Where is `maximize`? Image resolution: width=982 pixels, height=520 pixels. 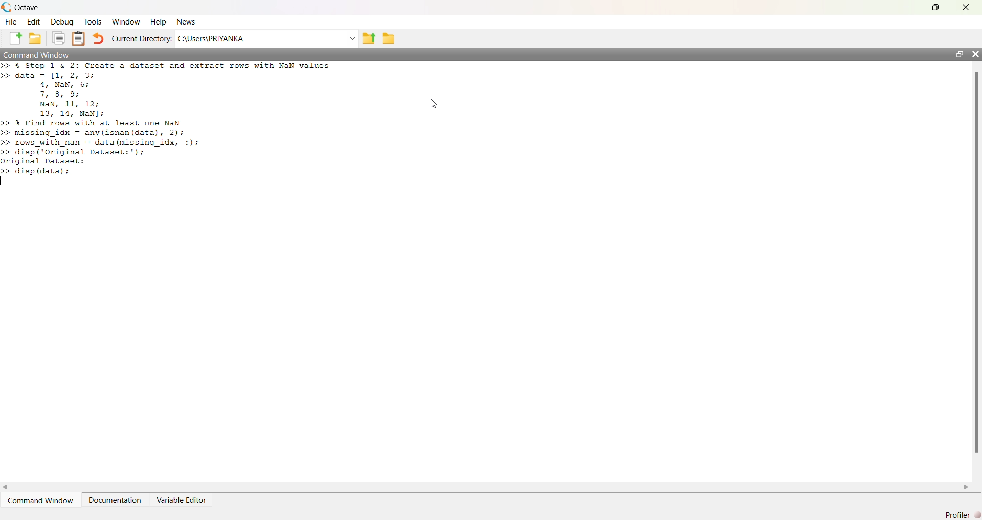
maximize is located at coordinates (936, 7).